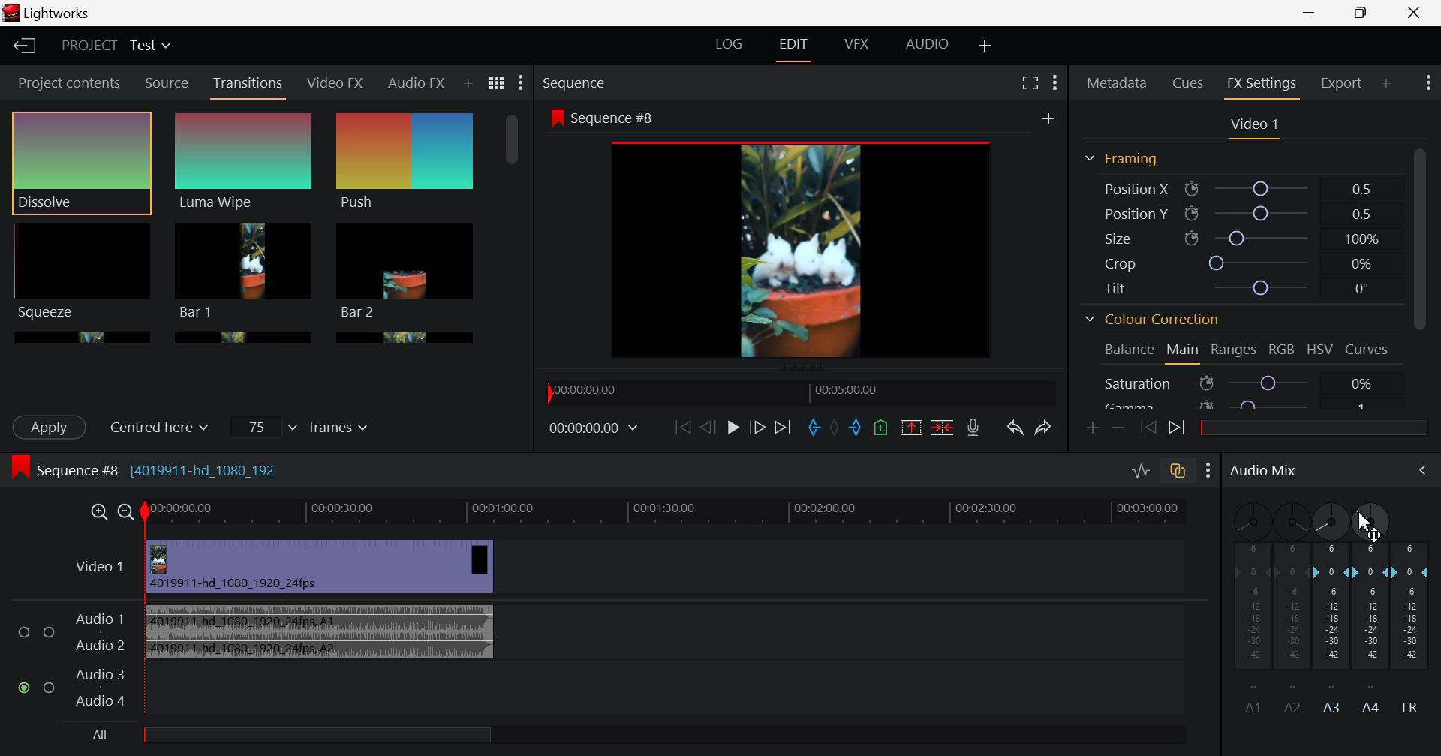  Describe the element at coordinates (63, 82) in the screenshot. I see `Project contents` at that location.